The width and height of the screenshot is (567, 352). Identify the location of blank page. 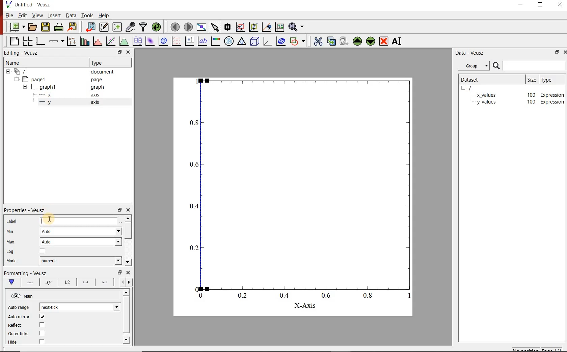
(14, 41).